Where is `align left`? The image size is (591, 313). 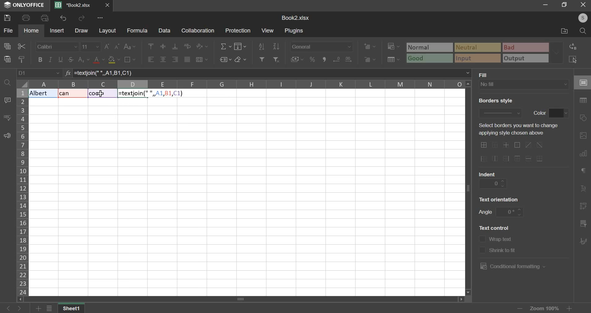 align left is located at coordinates (149, 46).